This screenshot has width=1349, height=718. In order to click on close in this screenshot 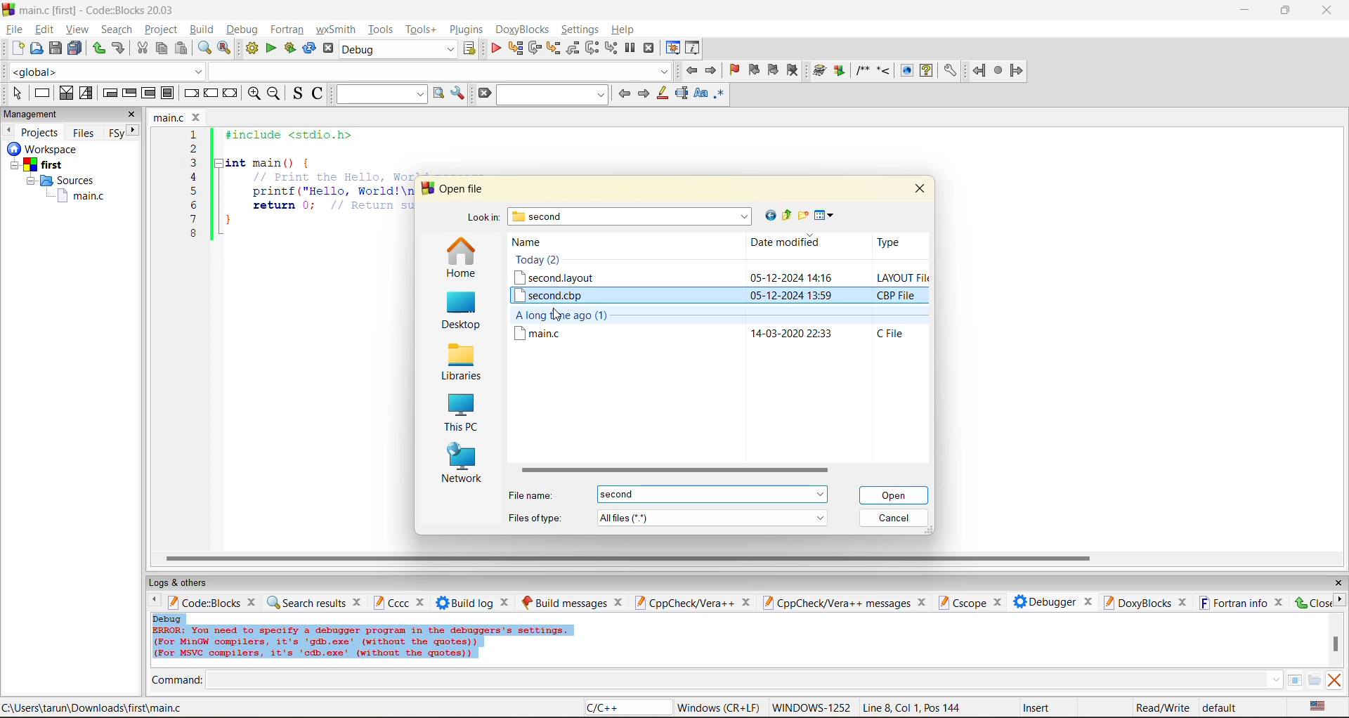, I will do `click(422, 603)`.